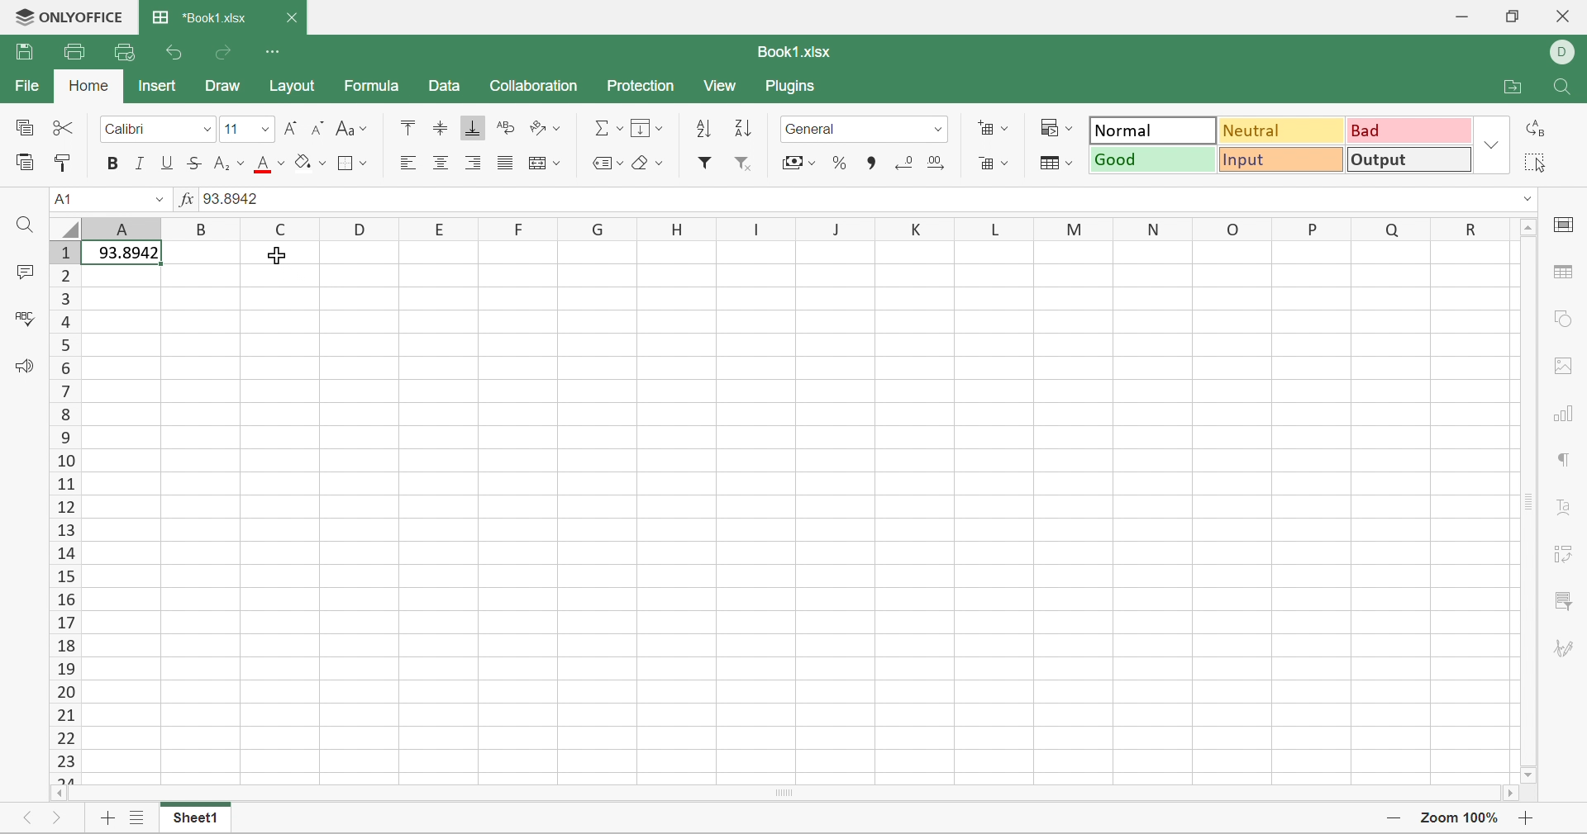 This screenshot has width=1587, height=834. Describe the element at coordinates (608, 127) in the screenshot. I see `Summation` at that location.